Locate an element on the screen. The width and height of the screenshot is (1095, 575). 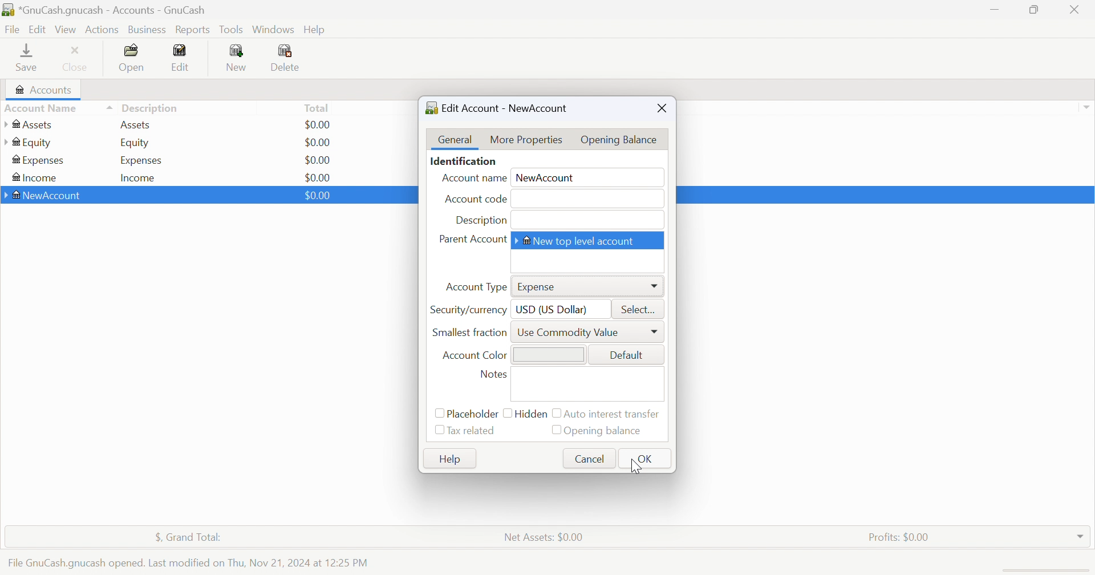
$0.00 is located at coordinates (317, 143).